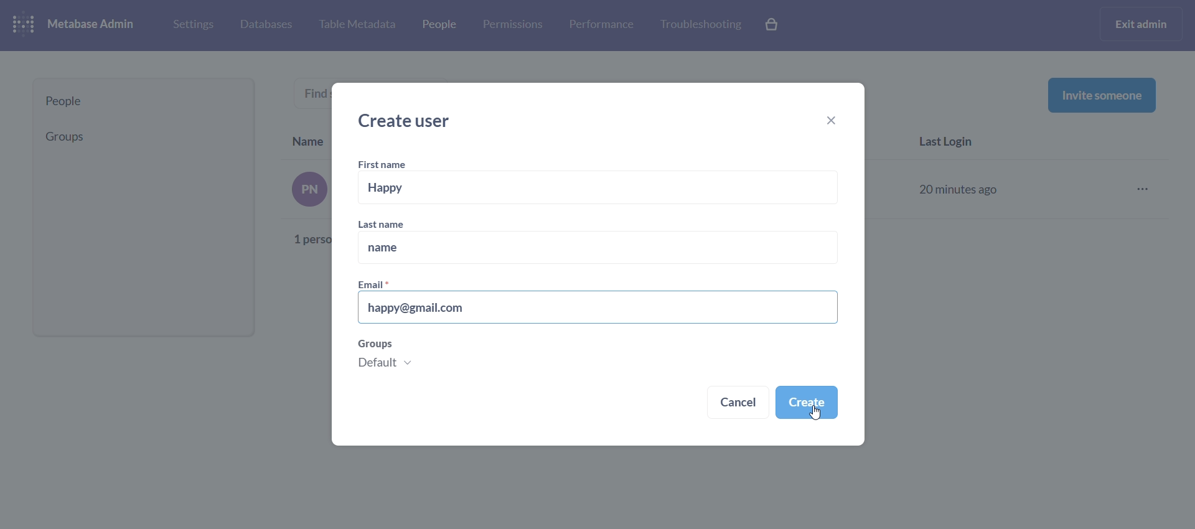 The height and width of the screenshot is (529, 1195). I want to click on happy, so click(600, 188).